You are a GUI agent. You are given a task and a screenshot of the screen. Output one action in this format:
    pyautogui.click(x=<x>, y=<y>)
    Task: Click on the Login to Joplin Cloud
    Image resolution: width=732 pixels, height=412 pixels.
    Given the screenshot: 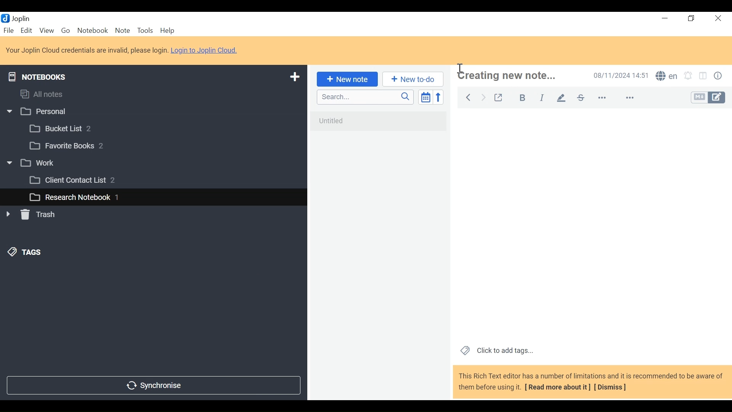 What is the action you would take?
    pyautogui.click(x=87, y=50)
    